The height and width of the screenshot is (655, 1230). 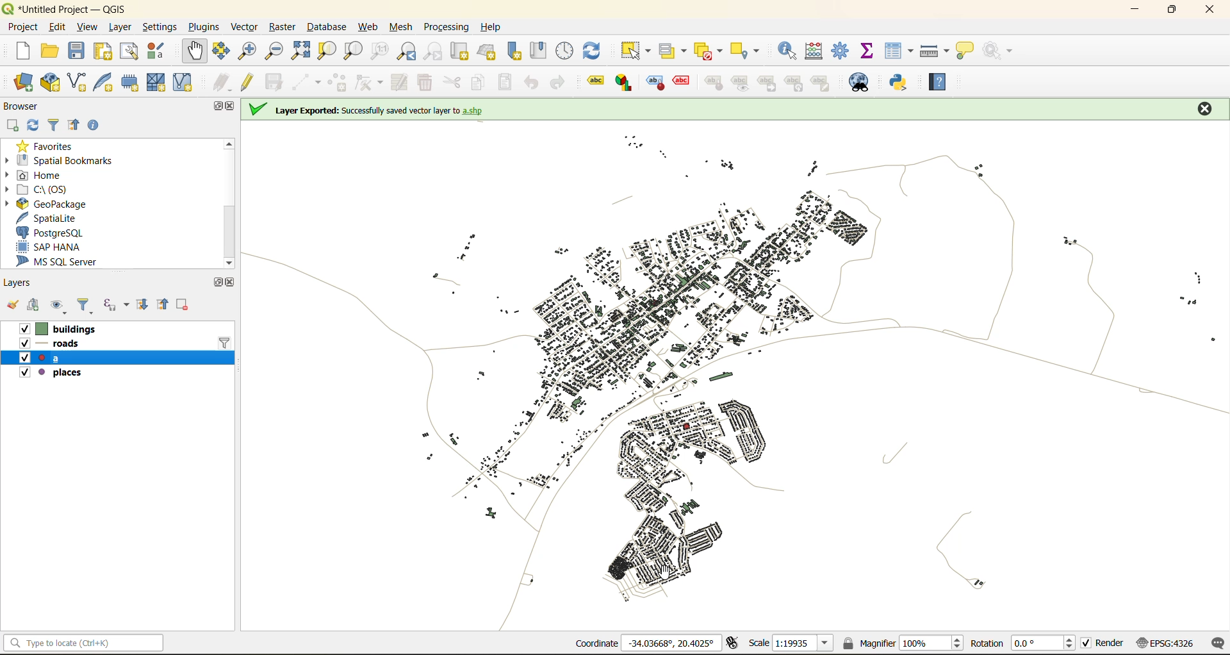 What do you see at coordinates (56, 124) in the screenshot?
I see `filter` at bounding box center [56, 124].